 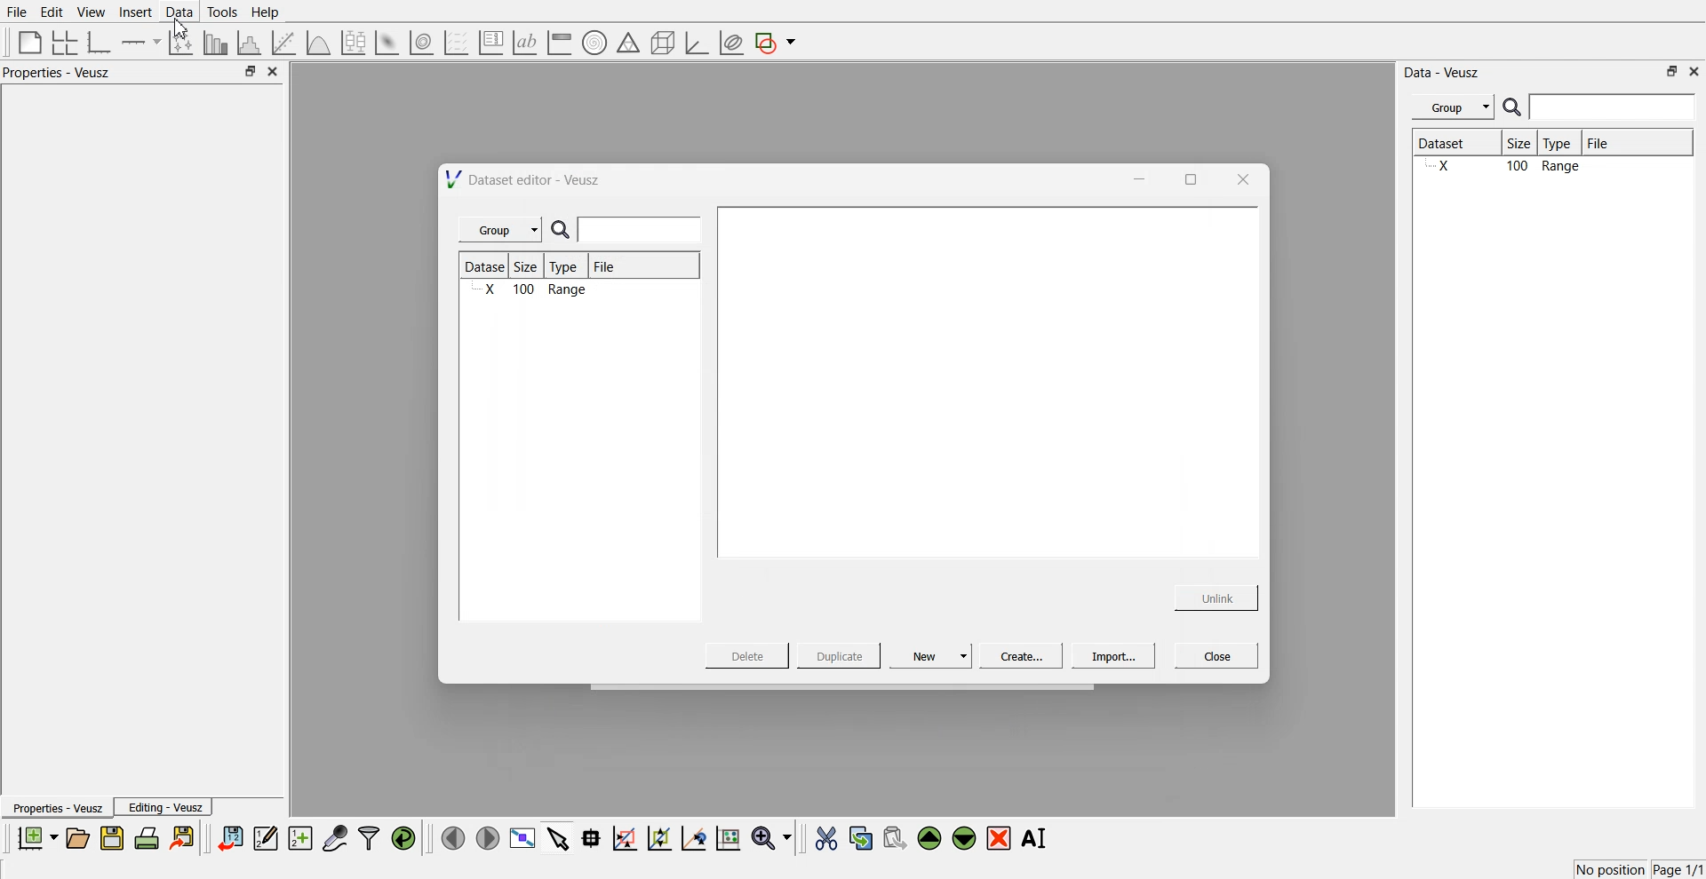 What do you see at coordinates (1018, 655) in the screenshot?
I see `Create...` at bounding box center [1018, 655].